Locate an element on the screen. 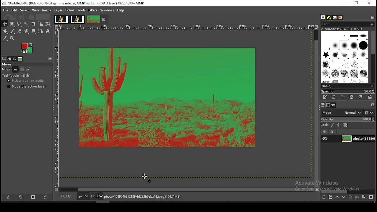 This screenshot has height=212, width=377. configure this pane is located at coordinates (372, 105).